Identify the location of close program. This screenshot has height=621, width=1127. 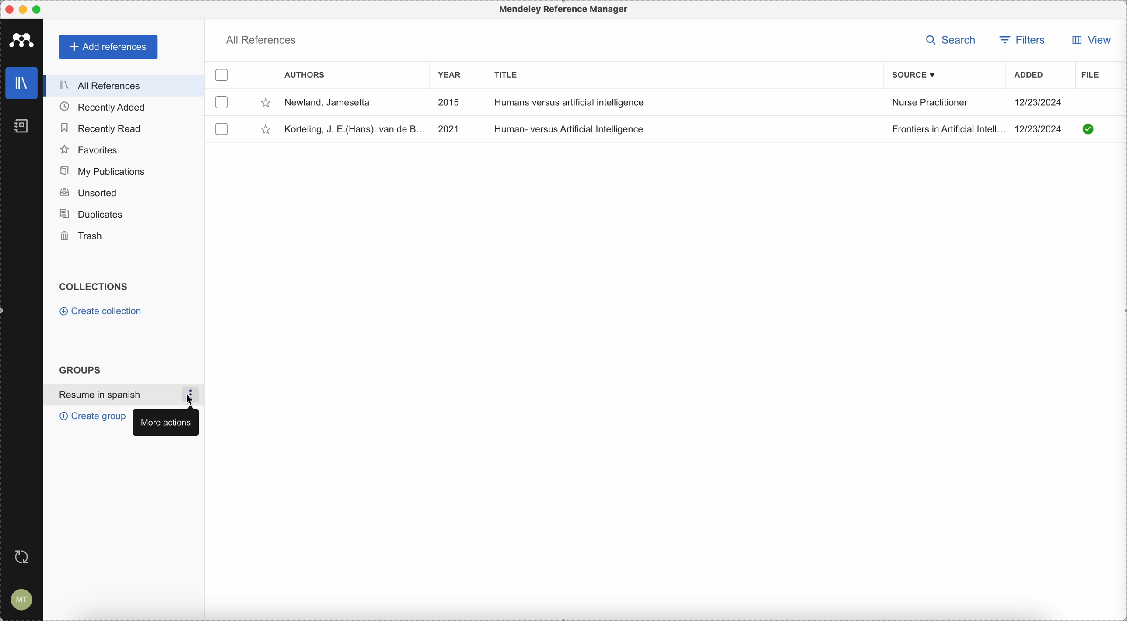
(7, 7).